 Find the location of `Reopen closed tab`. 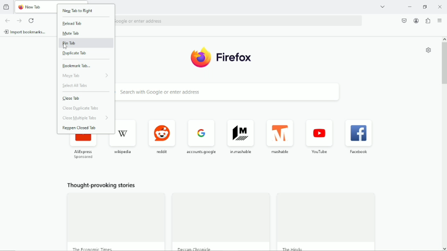

Reopen closed tab is located at coordinates (81, 128).